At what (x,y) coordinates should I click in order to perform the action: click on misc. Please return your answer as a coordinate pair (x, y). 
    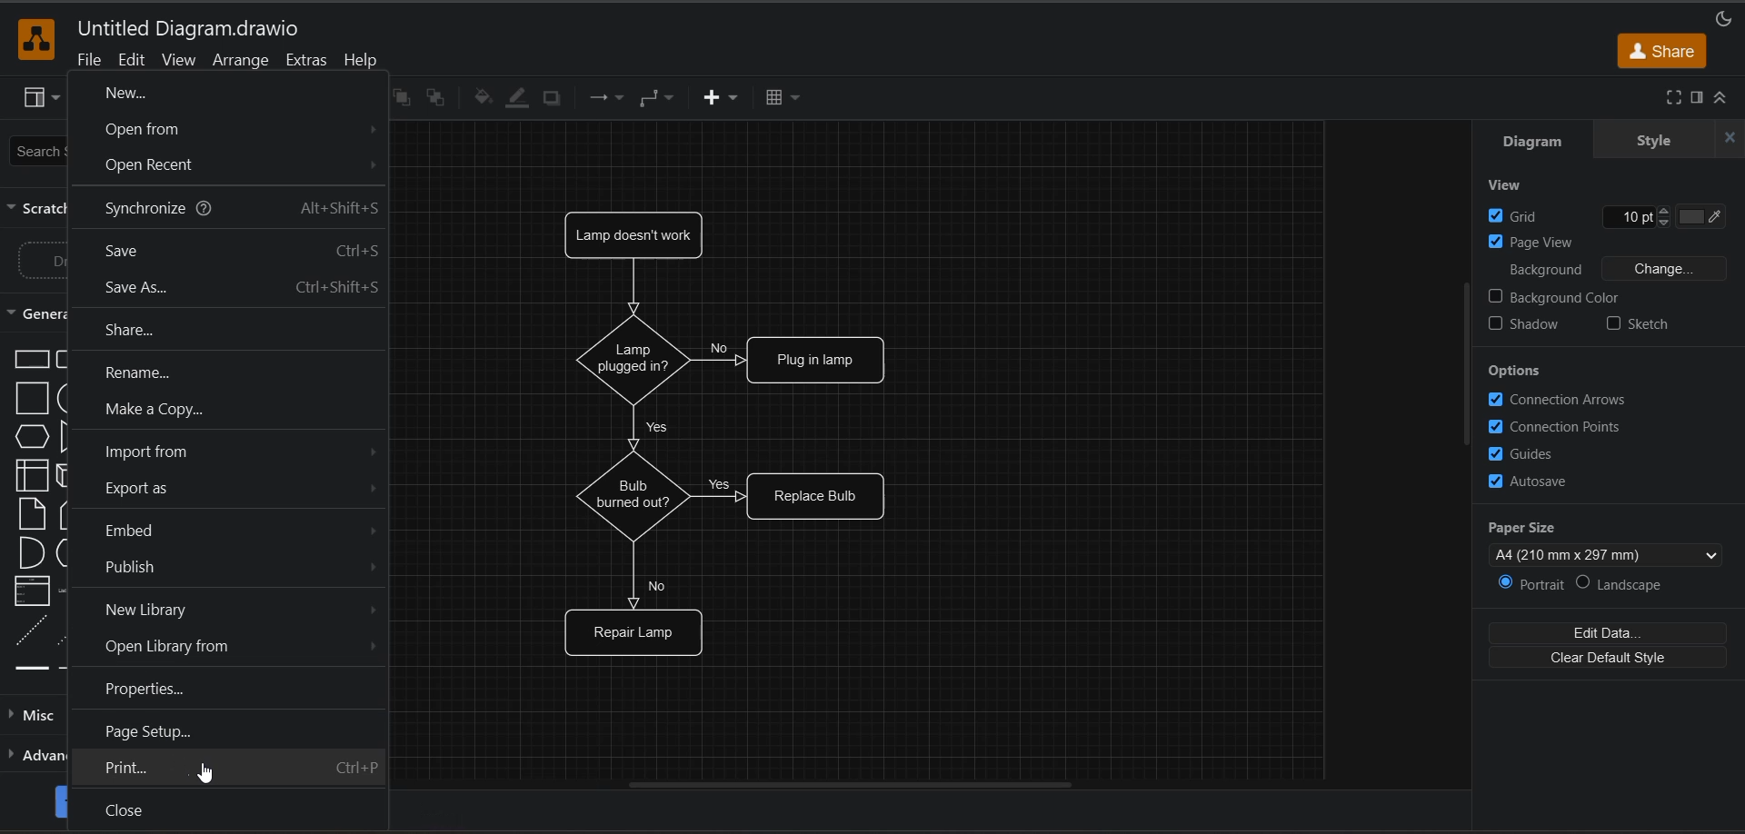
    Looking at the image, I should click on (33, 715).